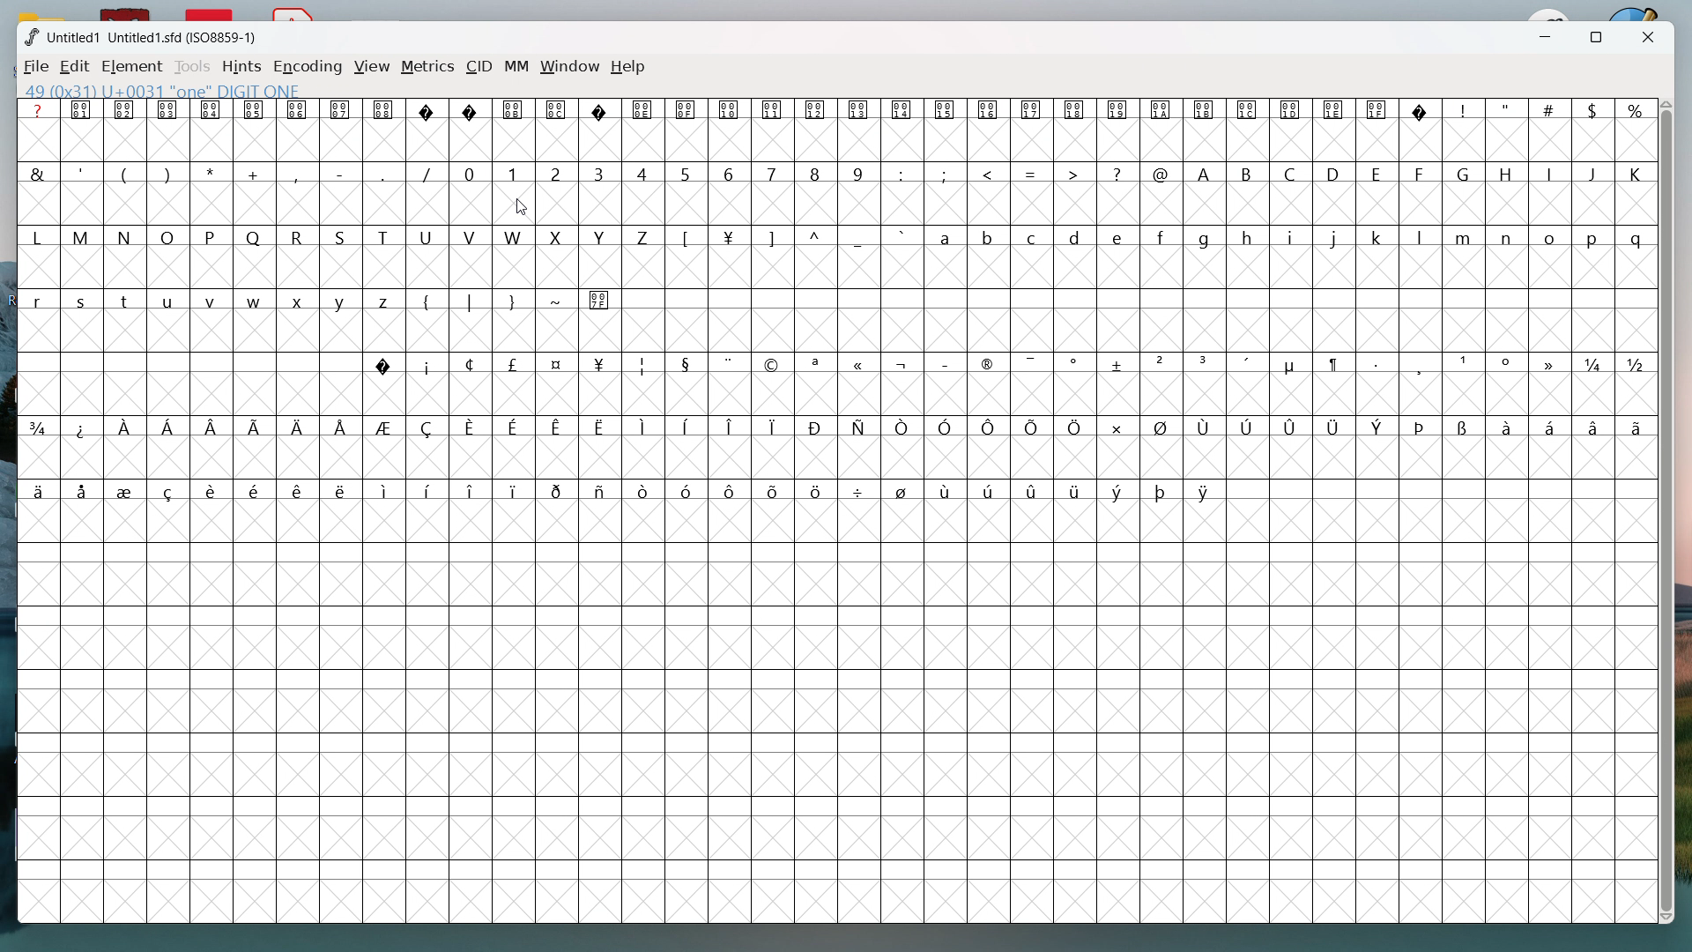 The height and width of the screenshot is (952, 1692). What do you see at coordinates (83, 490) in the screenshot?
I see `symbol` at bounding box center [83, 490].